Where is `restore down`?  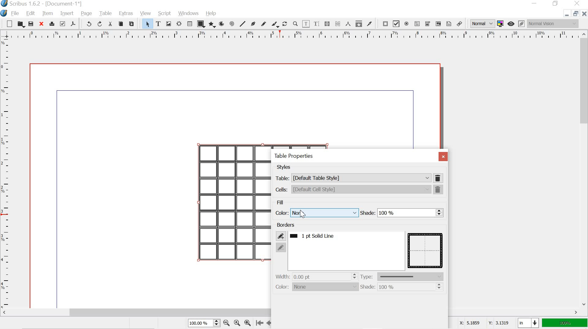 restore down is located at coordinates (575, 13).